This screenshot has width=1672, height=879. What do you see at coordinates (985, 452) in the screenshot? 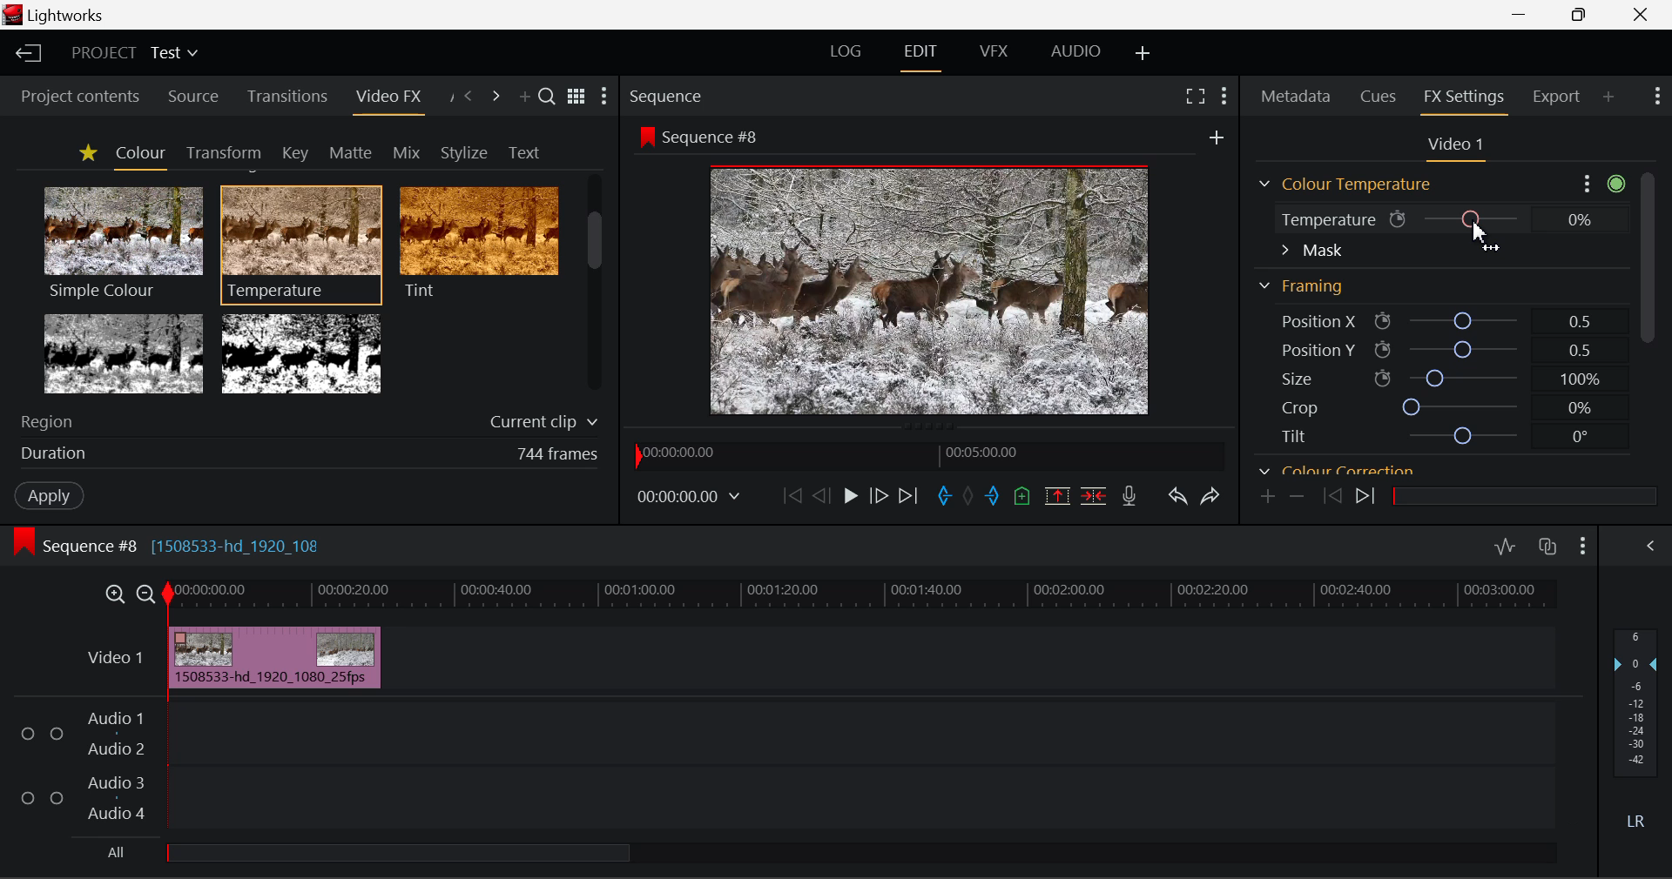
I see `00:05:00.00` at bounding box center [985, 452].